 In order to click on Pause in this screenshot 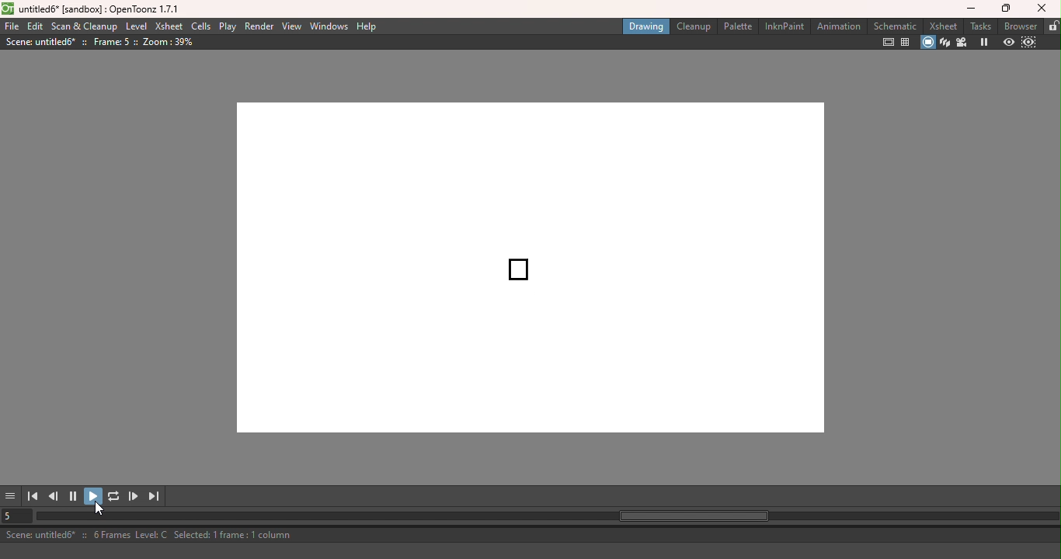, I will do `click(75, 497)`.